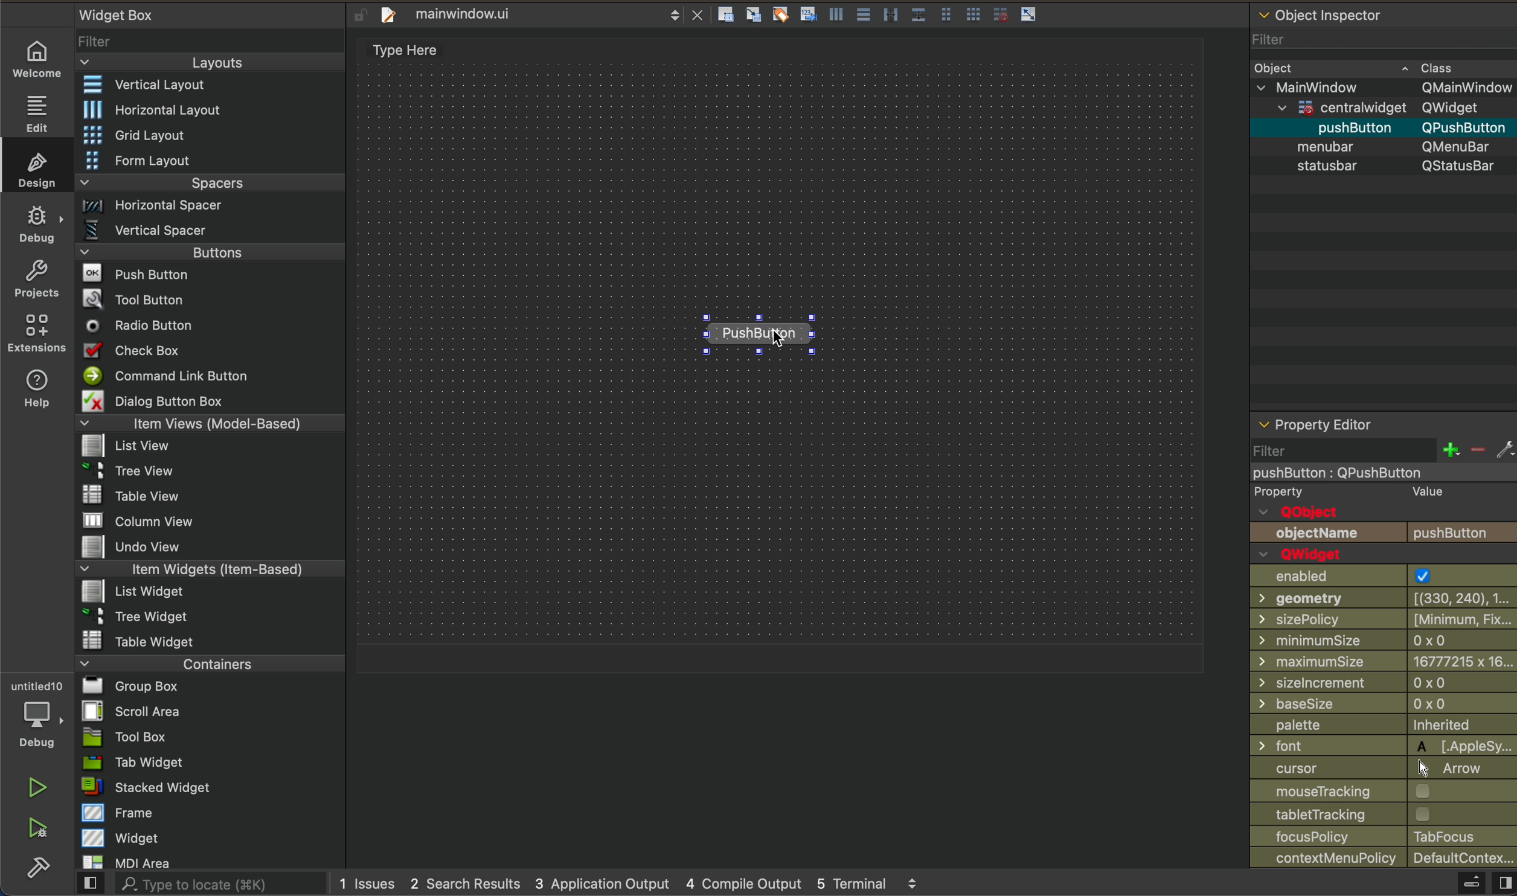  Describe the element at coordinates (36, 833) in the screenshot. I see `run and debug` at that location.